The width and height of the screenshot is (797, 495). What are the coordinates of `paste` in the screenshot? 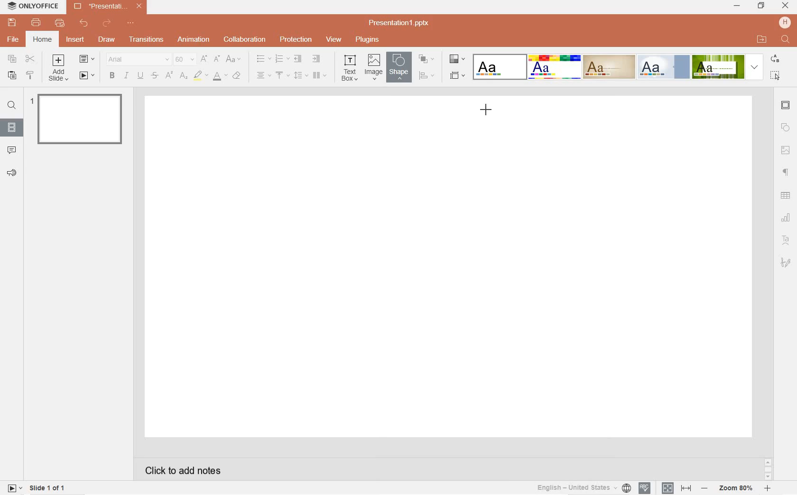 It's located at (10, 76).